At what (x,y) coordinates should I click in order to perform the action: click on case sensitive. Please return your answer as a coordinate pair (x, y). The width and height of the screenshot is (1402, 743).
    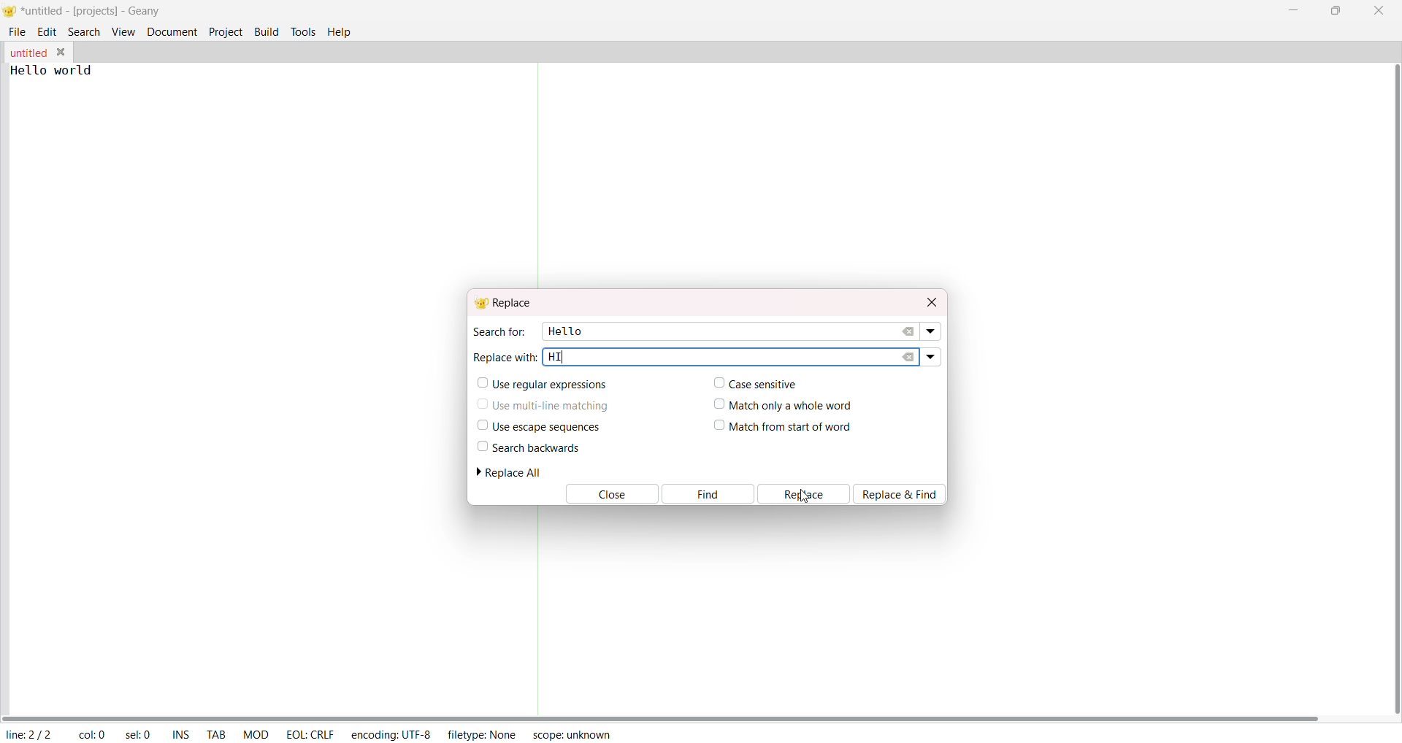
    Looking at the image, I should click on (752, 382).